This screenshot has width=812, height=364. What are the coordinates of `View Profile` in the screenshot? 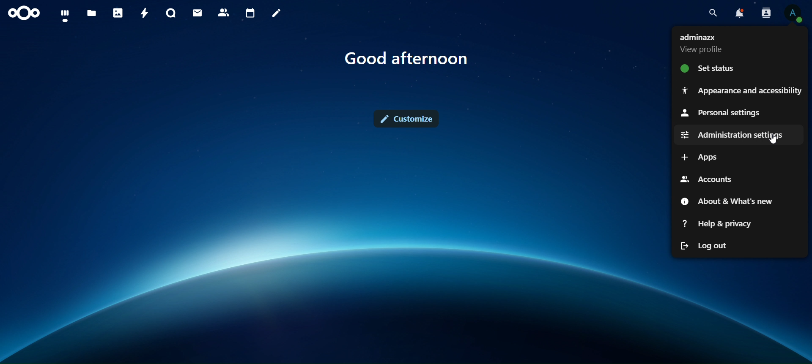 It's located at (795, 15).